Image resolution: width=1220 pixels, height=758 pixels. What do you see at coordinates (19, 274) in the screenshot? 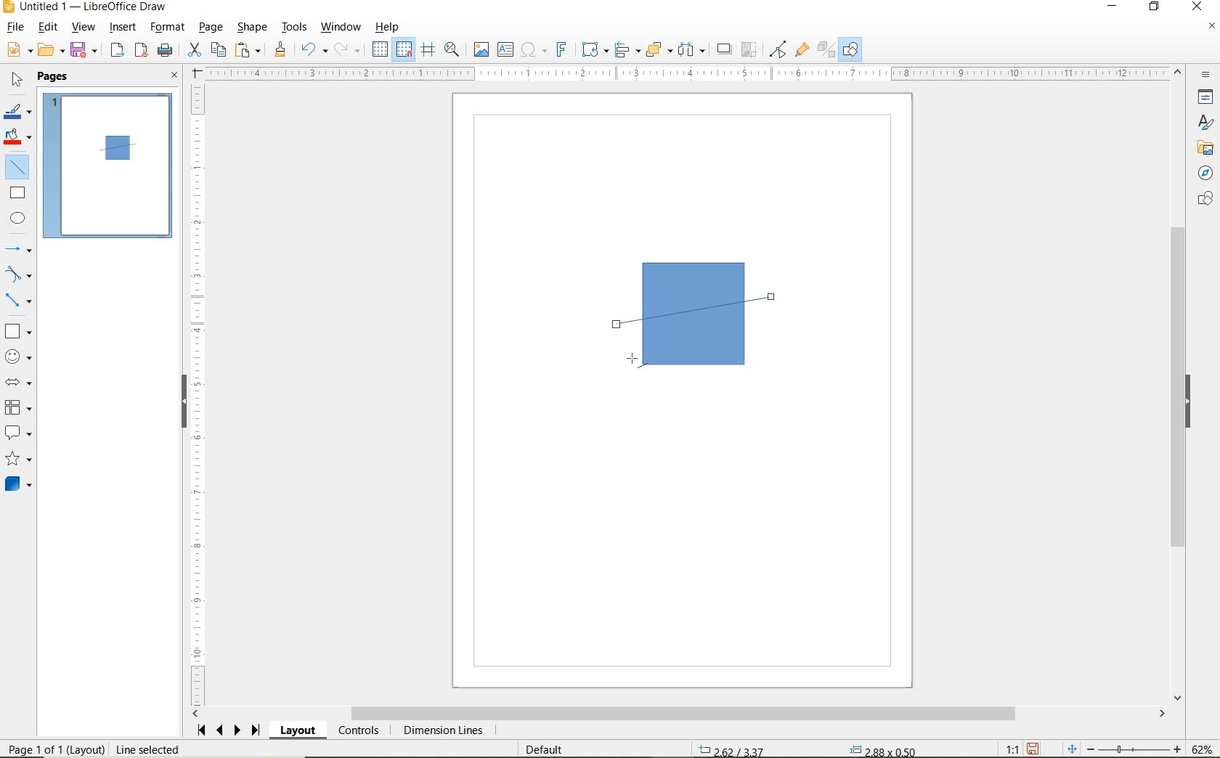
I see `CURVES AND POLYGONS` at bounding box center [19, 274].